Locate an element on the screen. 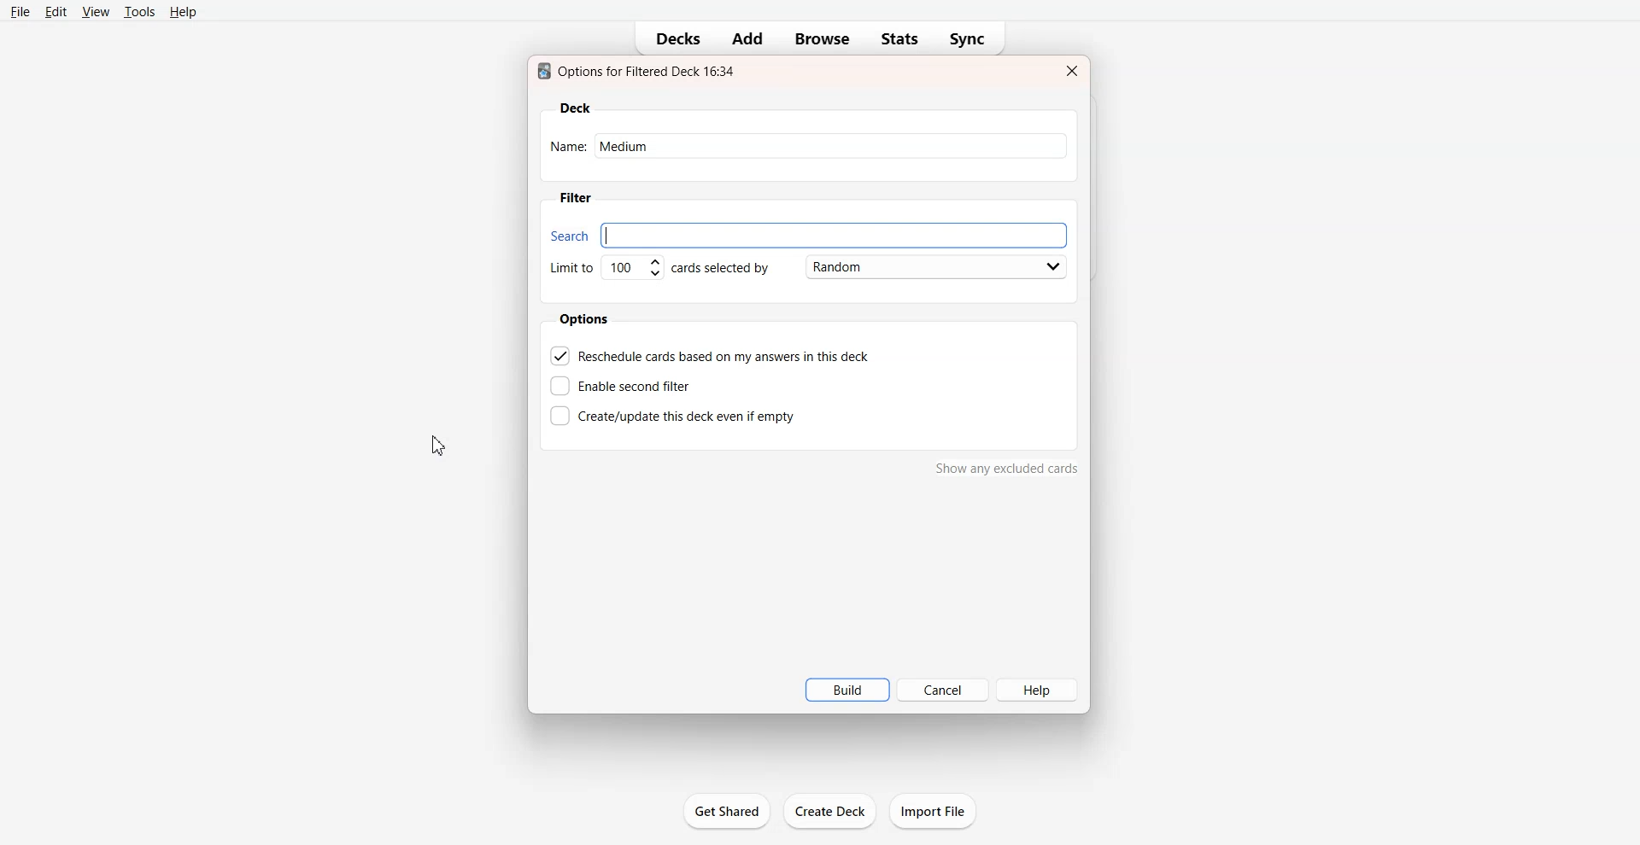  Add is located at coordinates (746, 38).